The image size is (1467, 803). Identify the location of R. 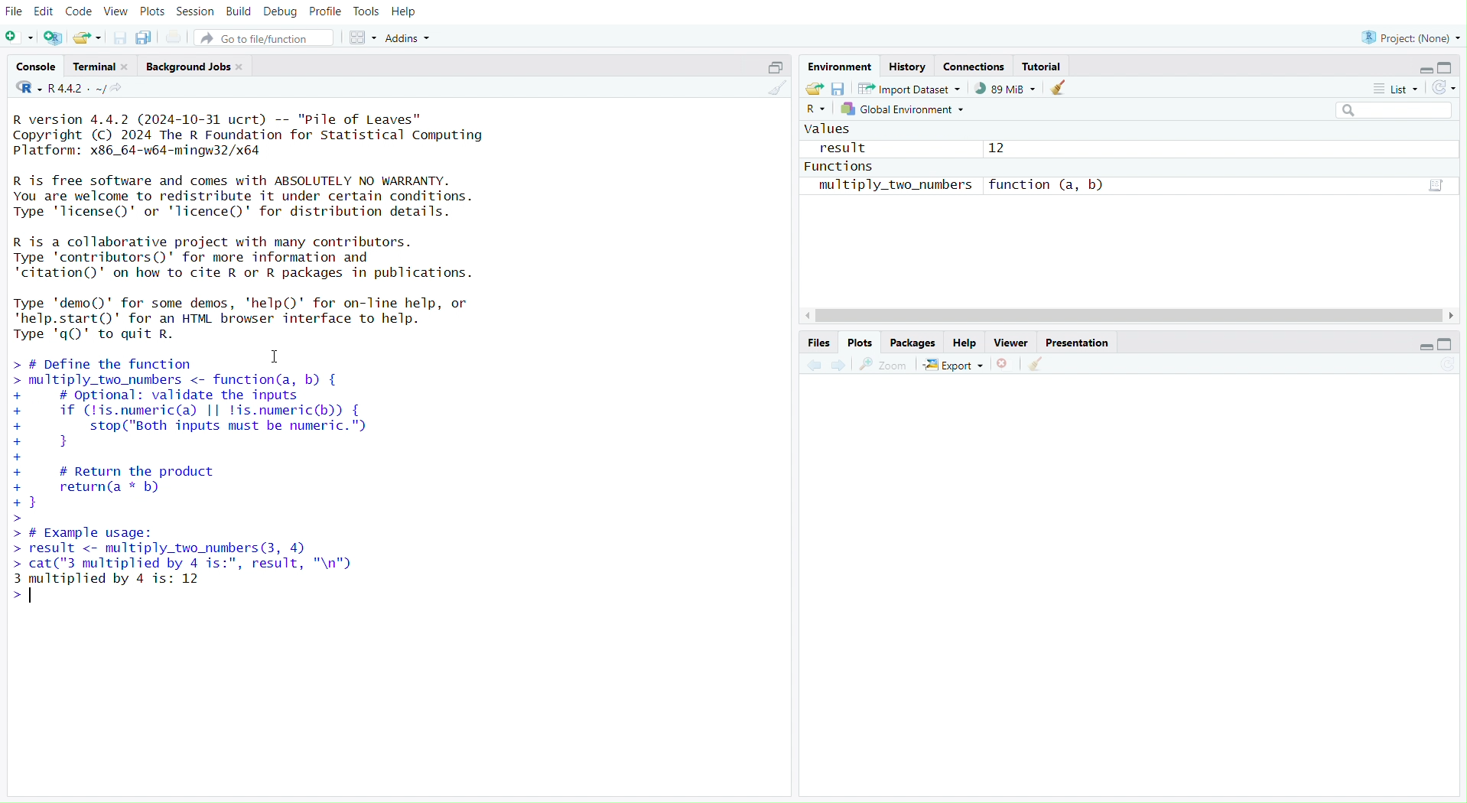
(817, 109).